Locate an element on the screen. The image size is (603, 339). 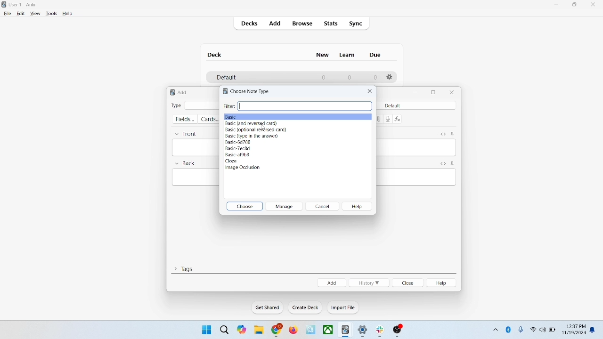
default is located at coordinates (402, 105).